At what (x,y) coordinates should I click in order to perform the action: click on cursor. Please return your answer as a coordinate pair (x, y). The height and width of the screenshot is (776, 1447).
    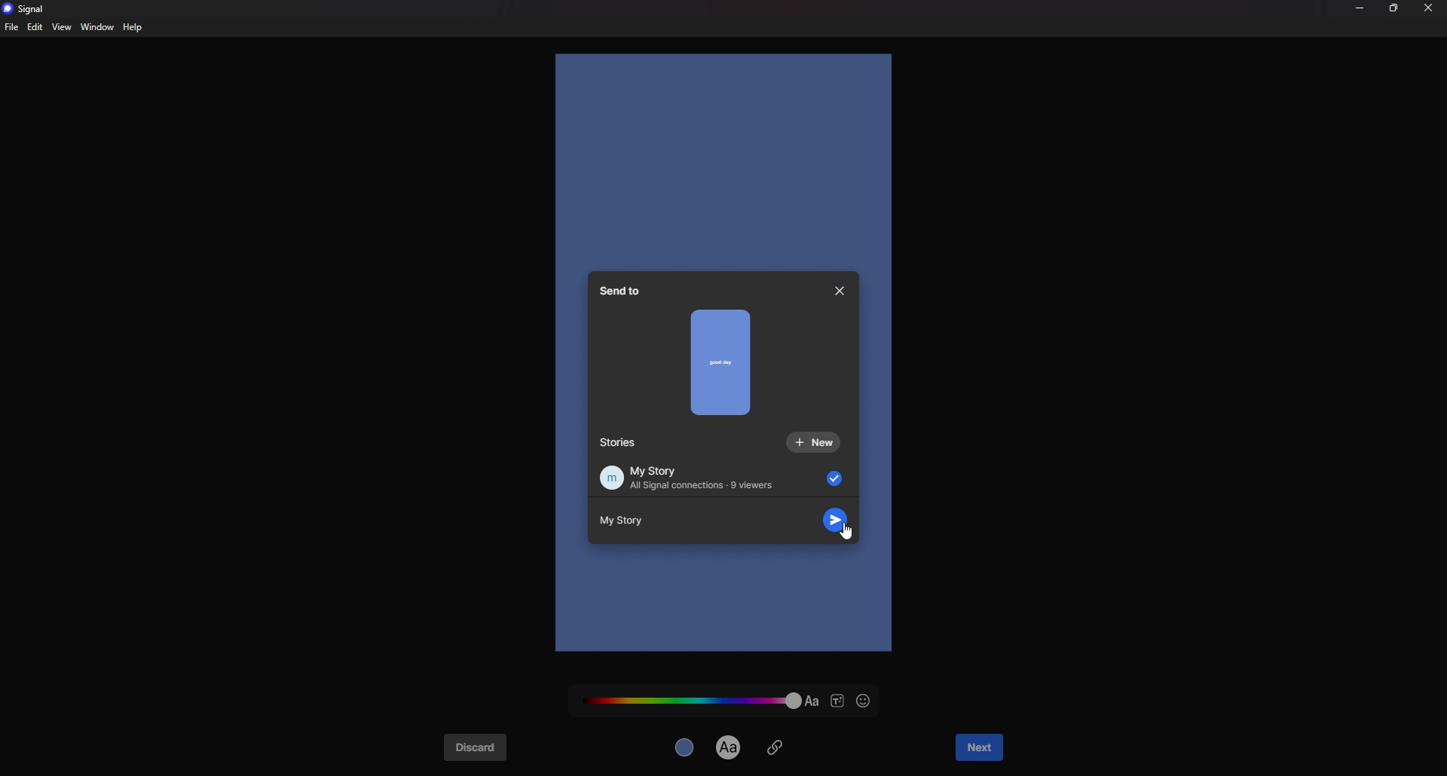
    Looking at the image, I should click on (846, 533).